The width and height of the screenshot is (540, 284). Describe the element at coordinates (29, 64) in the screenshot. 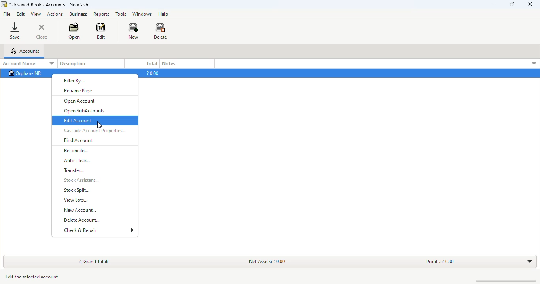

I see `account name` at that location.